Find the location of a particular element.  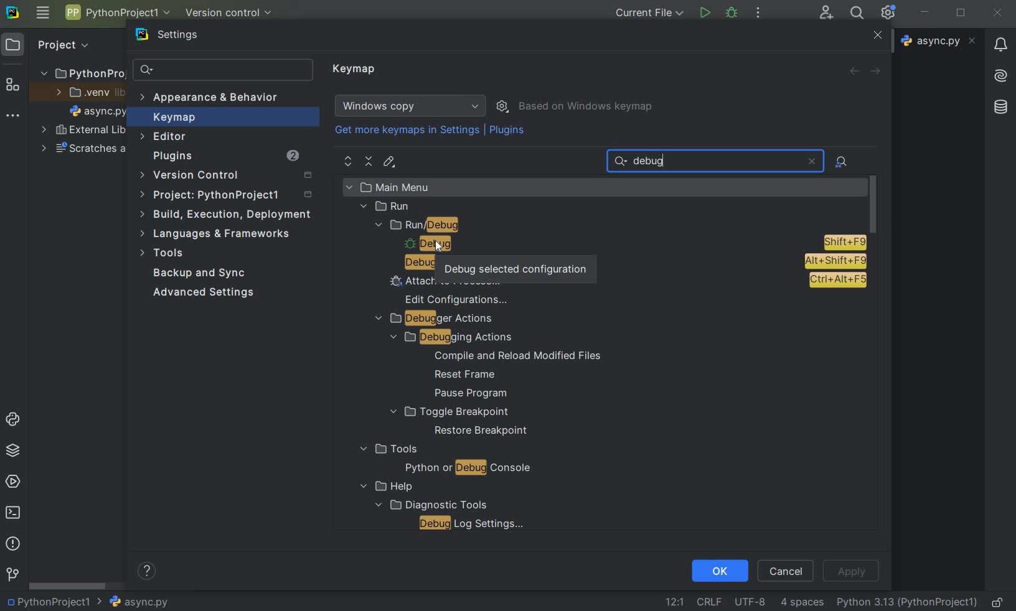

edit configurations is located at coordinates (458, 299).